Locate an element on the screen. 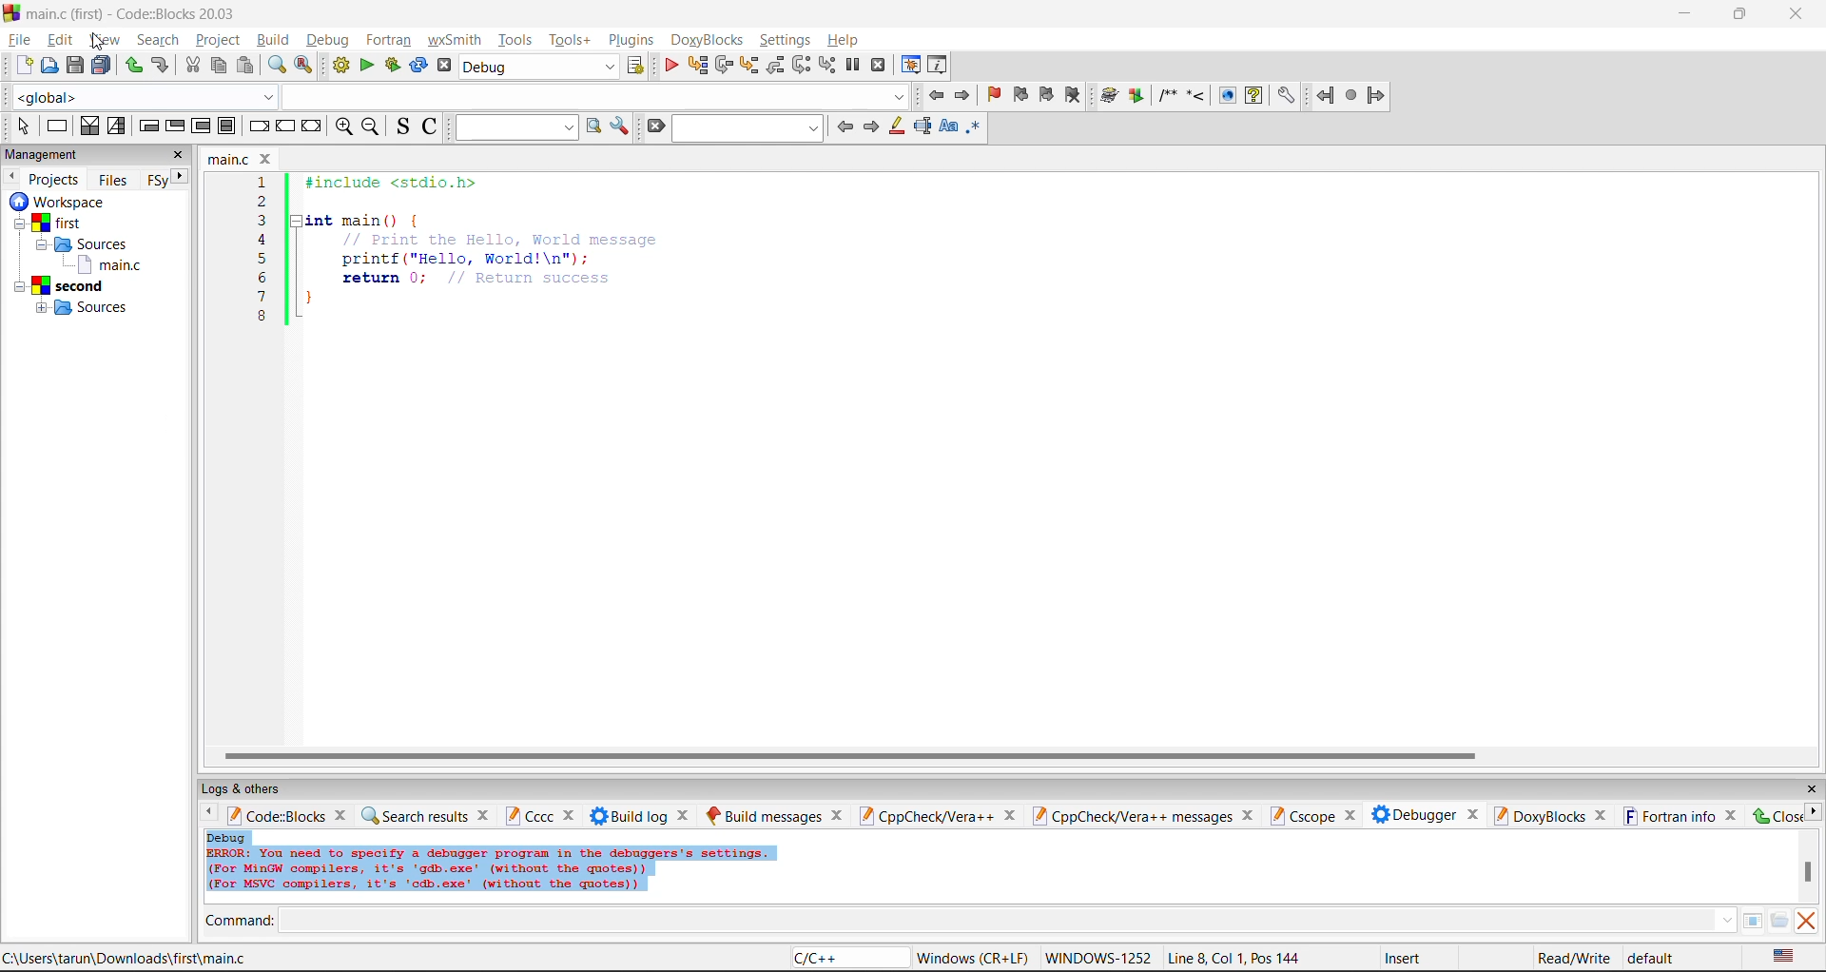  horizontal scroll bar is located at coordinates (848, 756).